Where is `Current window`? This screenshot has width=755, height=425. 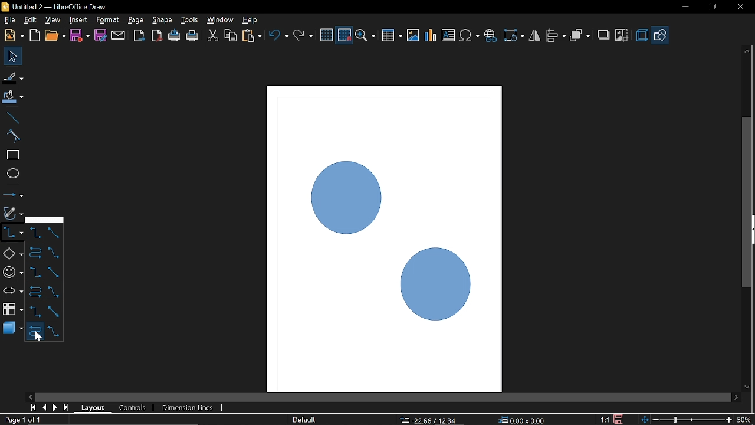
Current window is located at coordinates (54, 6).